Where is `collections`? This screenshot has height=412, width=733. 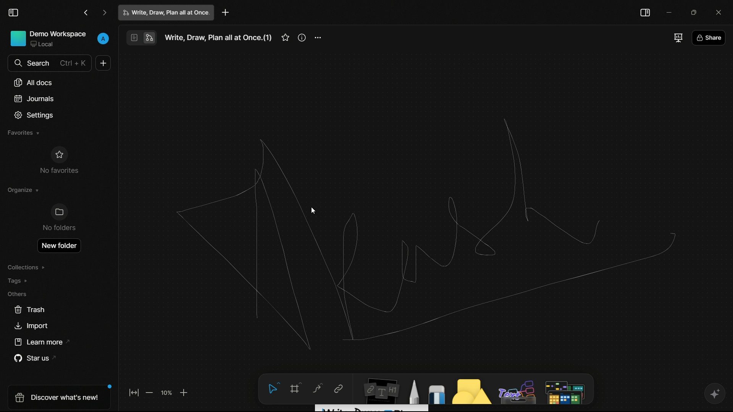
collections is located at coordinates (26, 267).